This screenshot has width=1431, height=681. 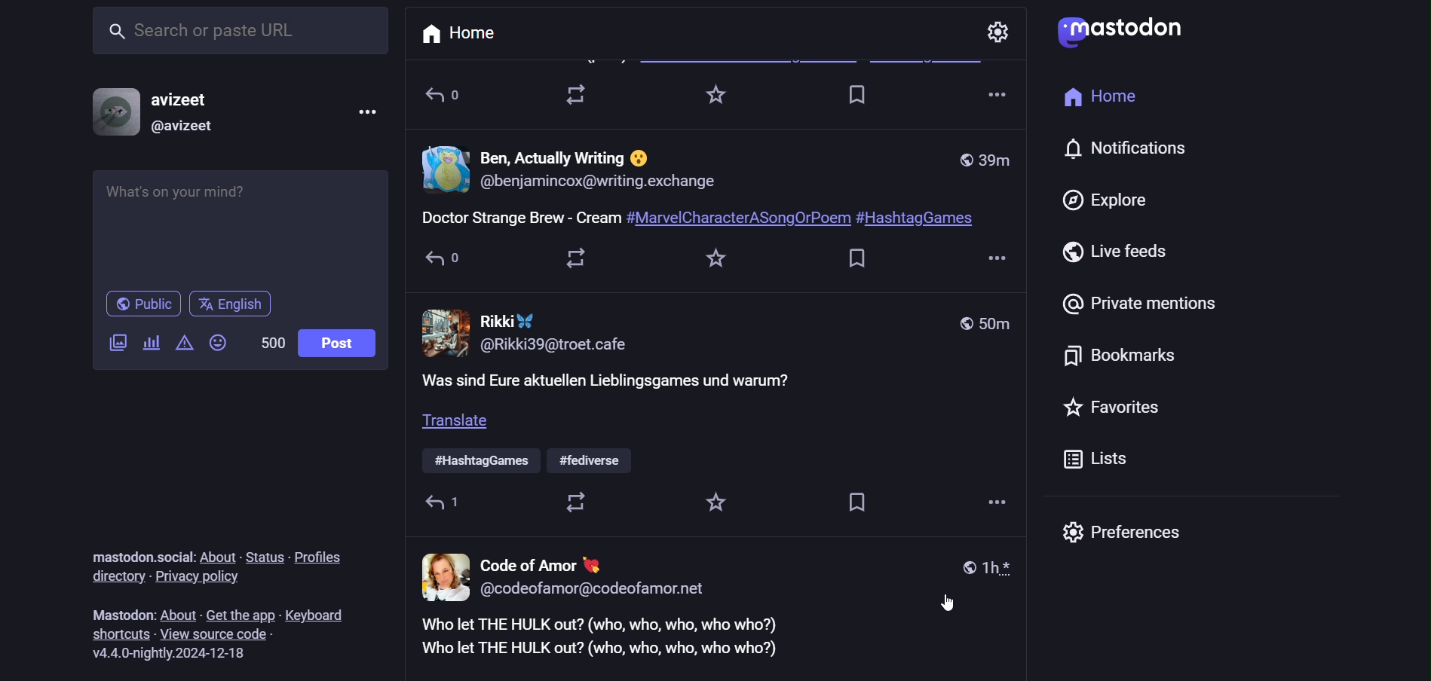 I want to click on whats on your mind, so click(x=244, y=227).